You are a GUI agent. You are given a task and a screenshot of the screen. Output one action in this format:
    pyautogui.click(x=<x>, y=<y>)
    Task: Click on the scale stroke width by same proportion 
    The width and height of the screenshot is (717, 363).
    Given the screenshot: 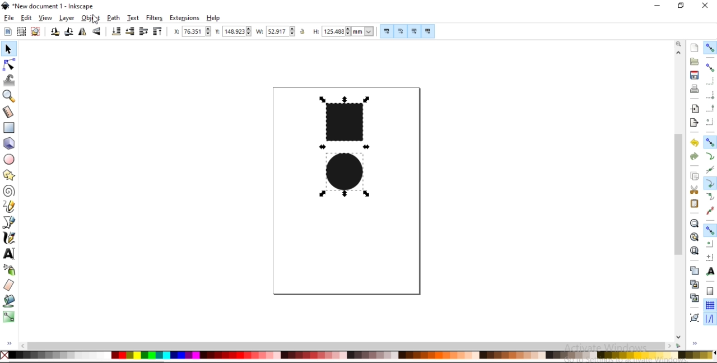 What is the action you would take?
    pyautogui.click(x=387, y=31)
    